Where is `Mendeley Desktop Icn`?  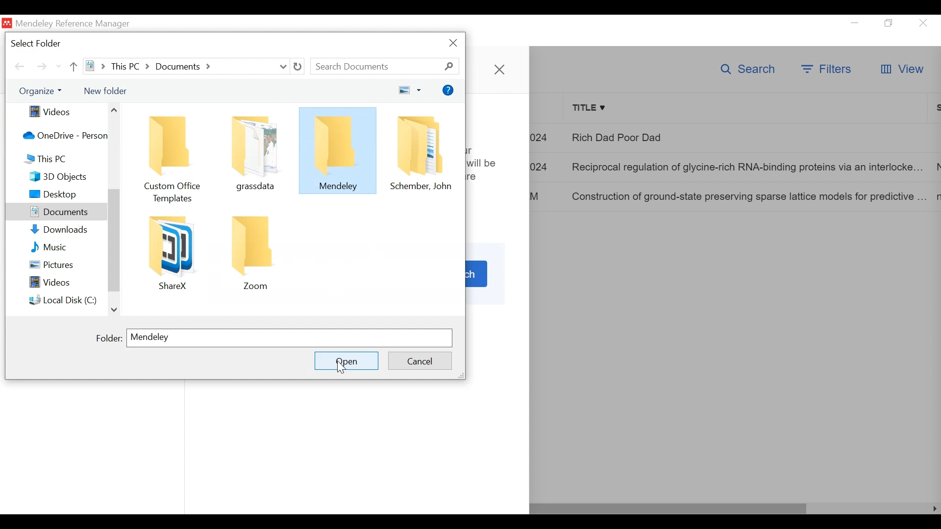
Mendeley Desktop Icn is located at coordinates (6, 23).